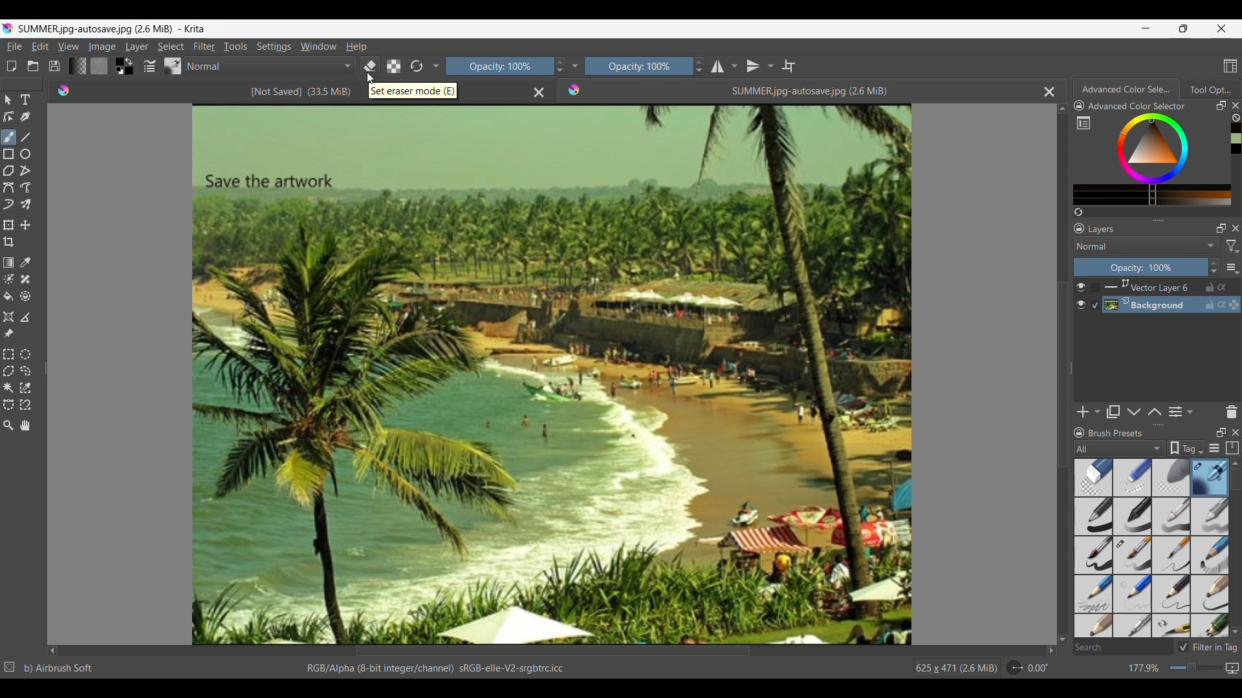 The width and height of the screenshot is (1242, 698). I want to click on Change width of panels attached to this line, so click(44, 364).